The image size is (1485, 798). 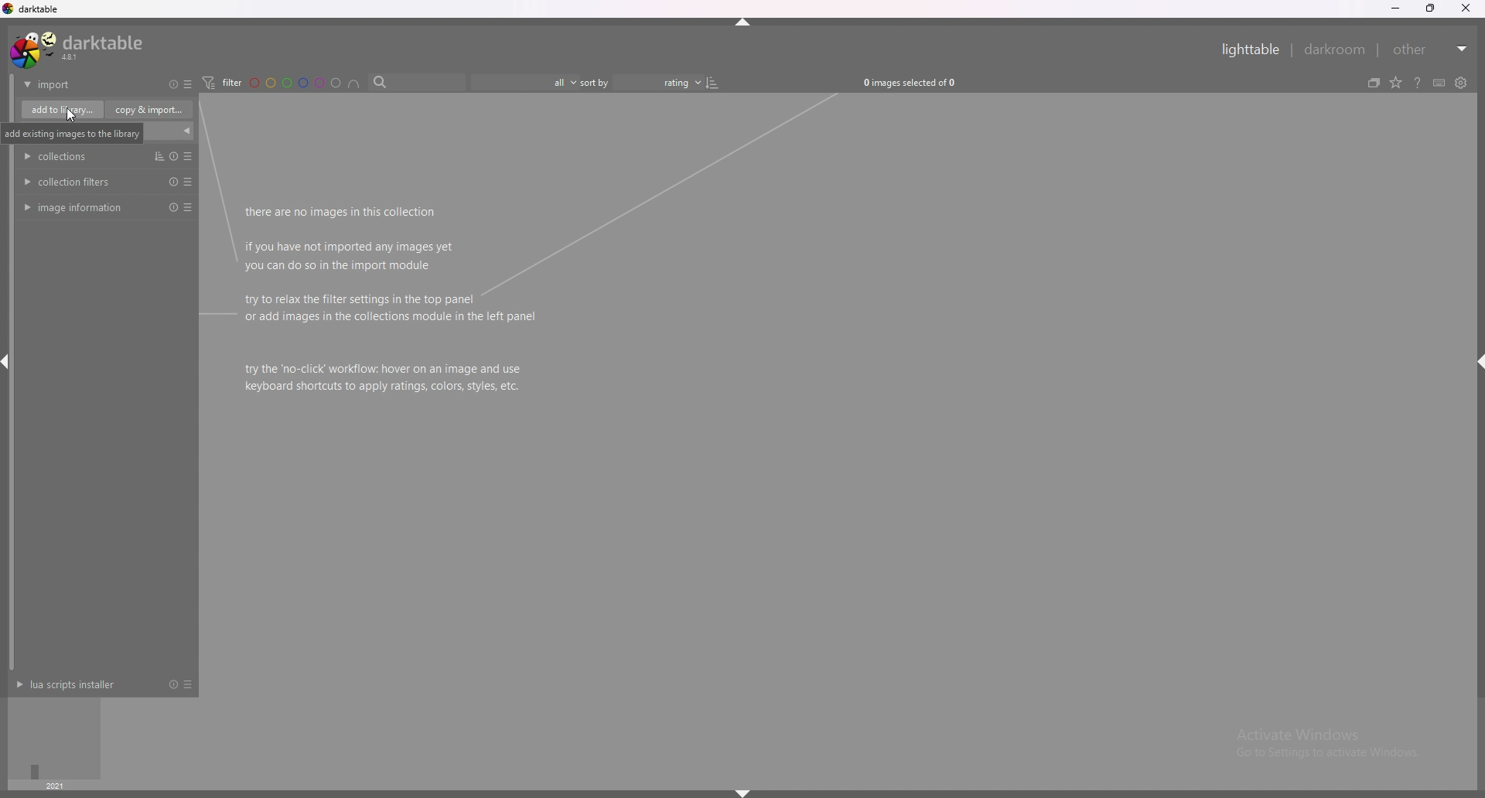 I want to click on shift+ctlr+b, so click(x=743, y=793).